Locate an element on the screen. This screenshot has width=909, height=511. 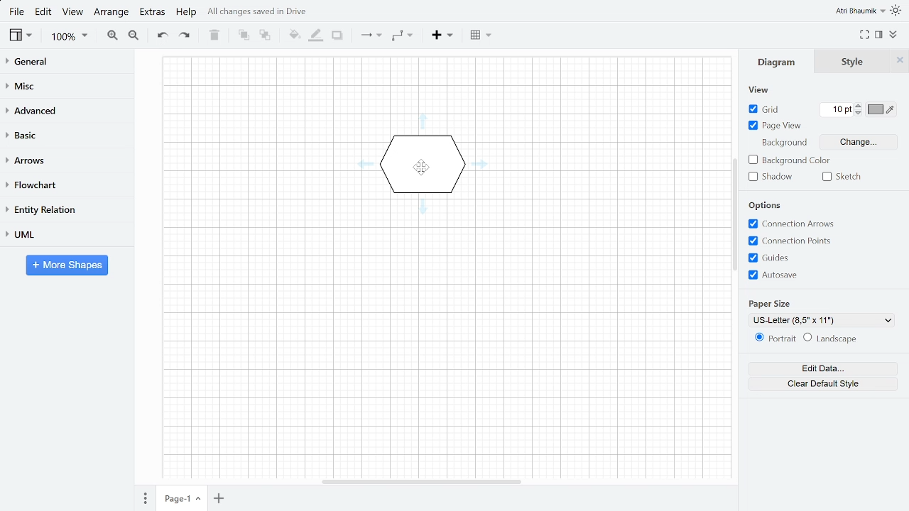
View is located at coordinates (71, 12).